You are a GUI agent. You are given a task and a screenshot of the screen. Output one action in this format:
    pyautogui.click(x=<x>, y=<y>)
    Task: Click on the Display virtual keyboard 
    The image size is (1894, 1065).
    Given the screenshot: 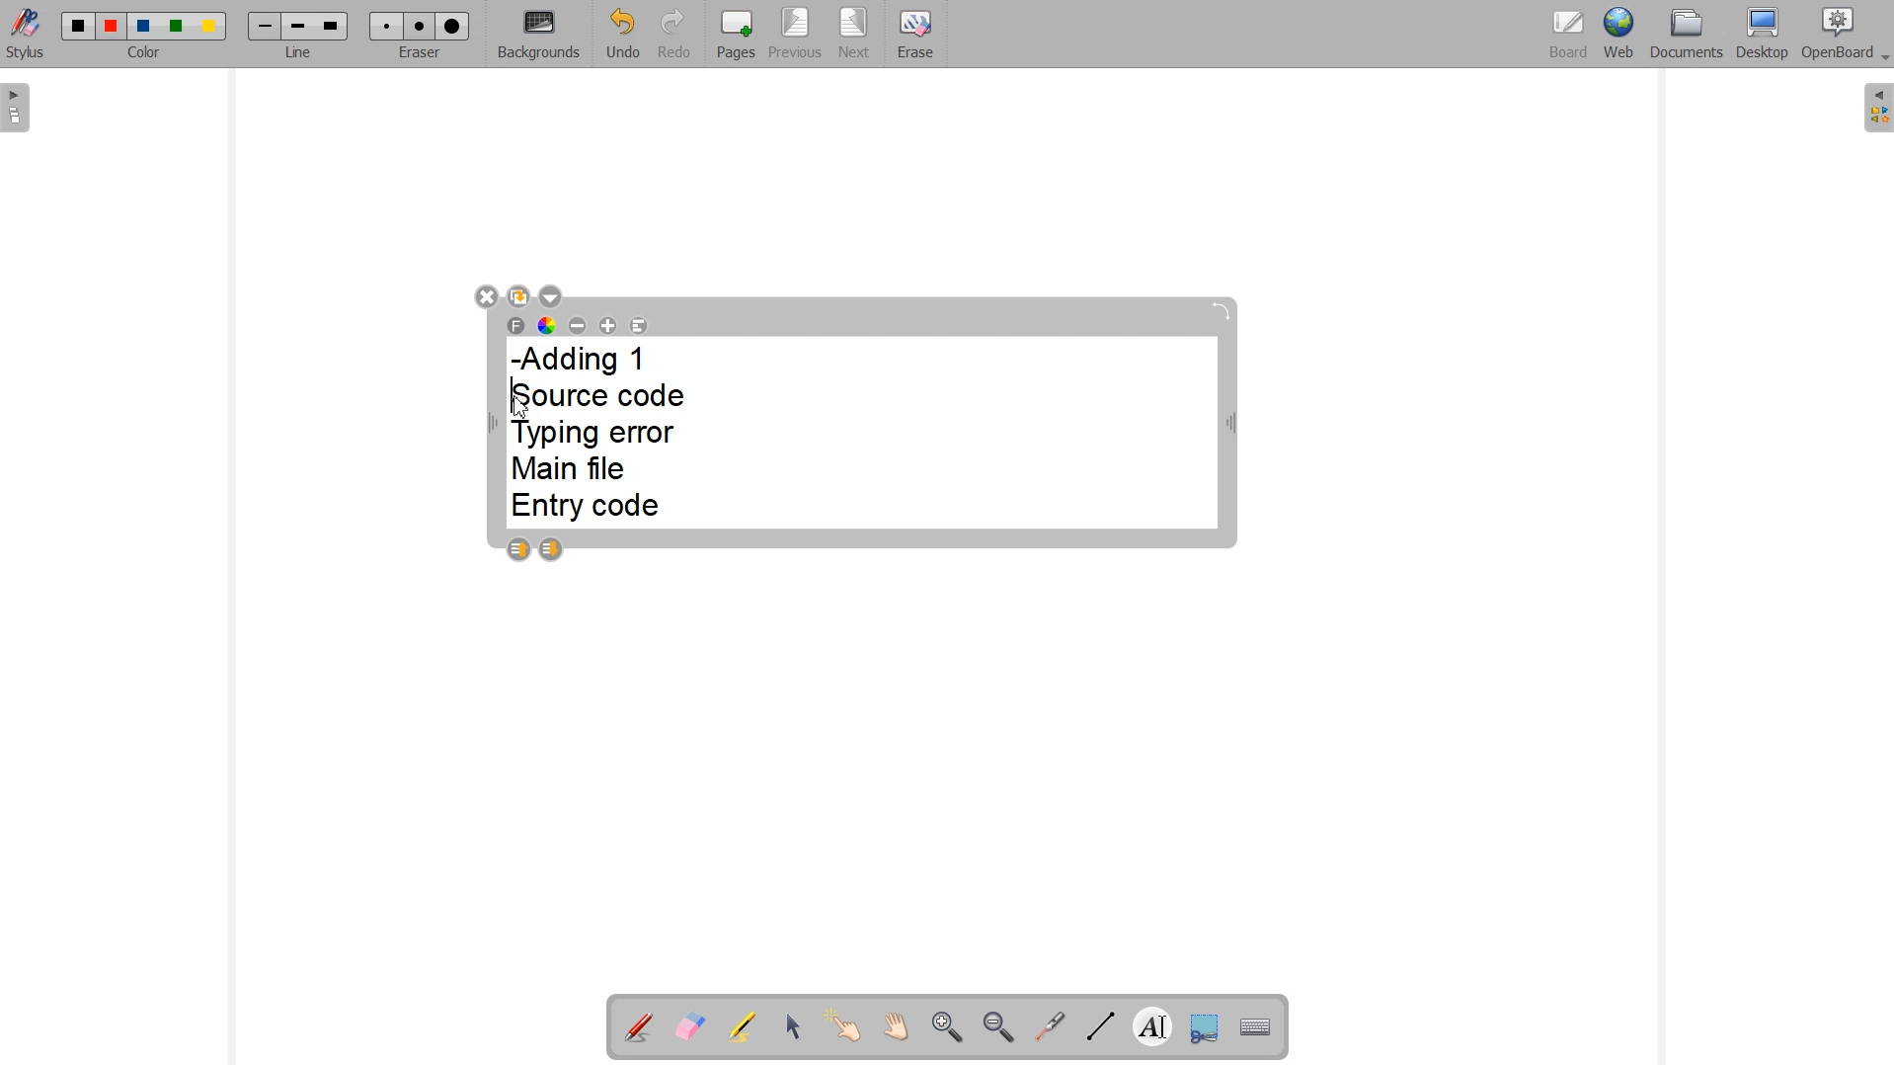 What is the action you would take?
    pyautogui.click(x=1256, y=1024)
    